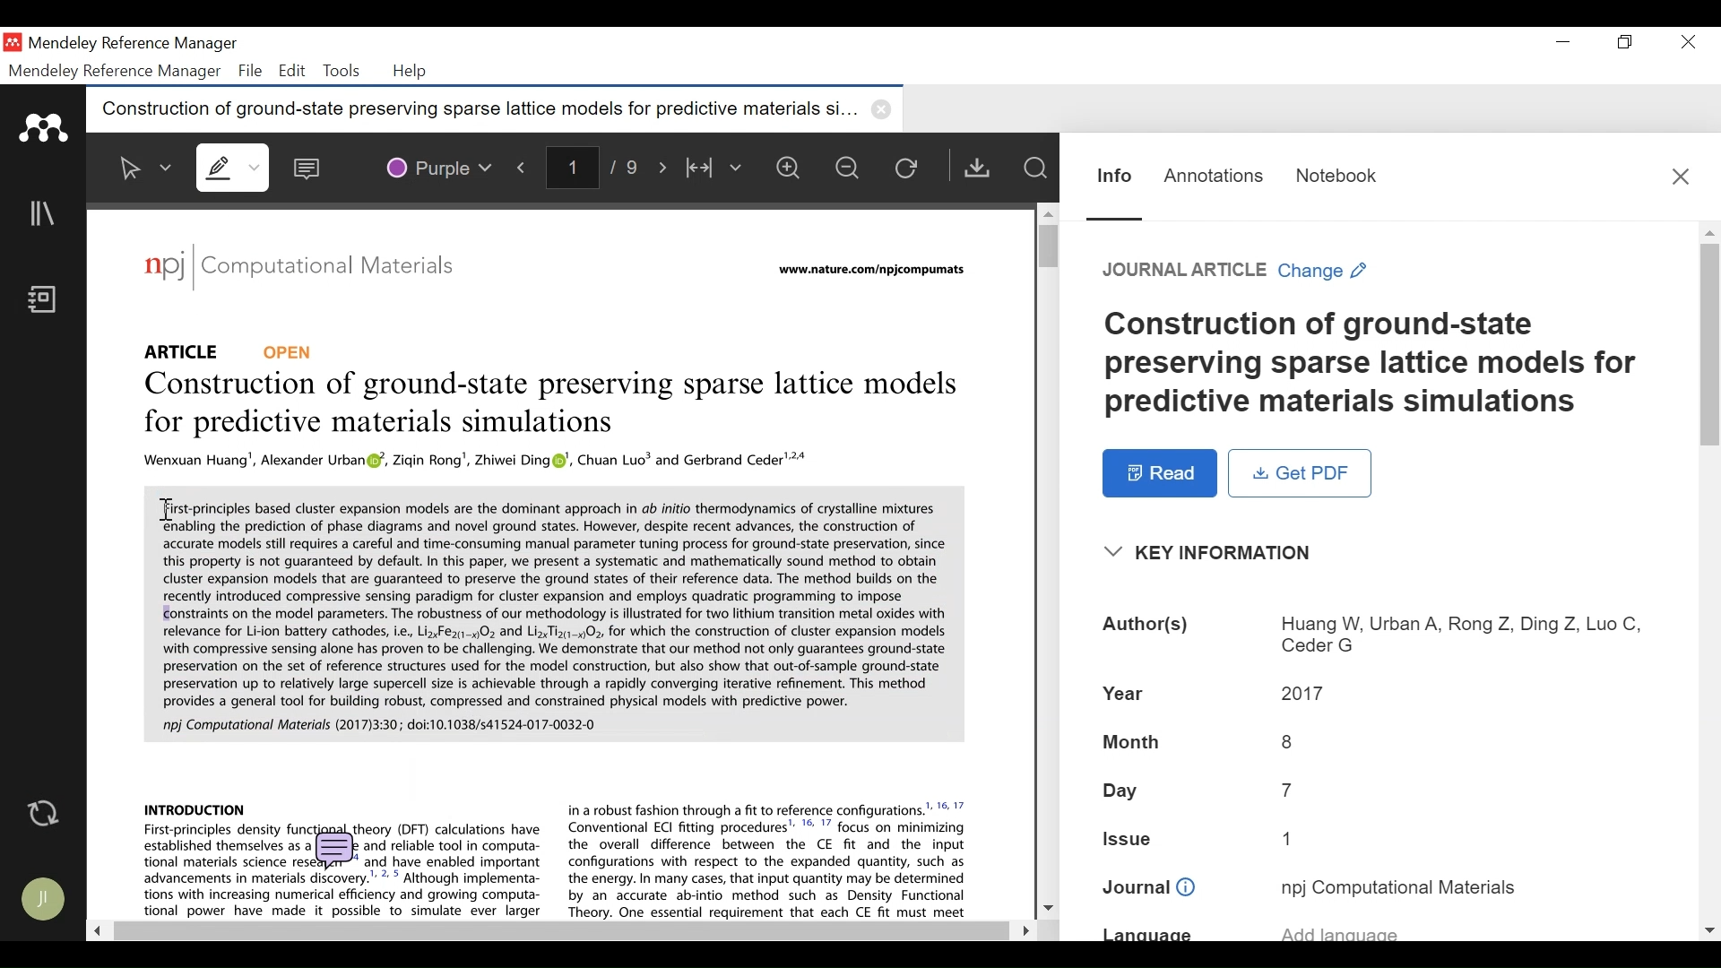  Describe the element at coordinates (14, 43) in the screenshot. I see `Mendeley Desktop Icon` at that location.